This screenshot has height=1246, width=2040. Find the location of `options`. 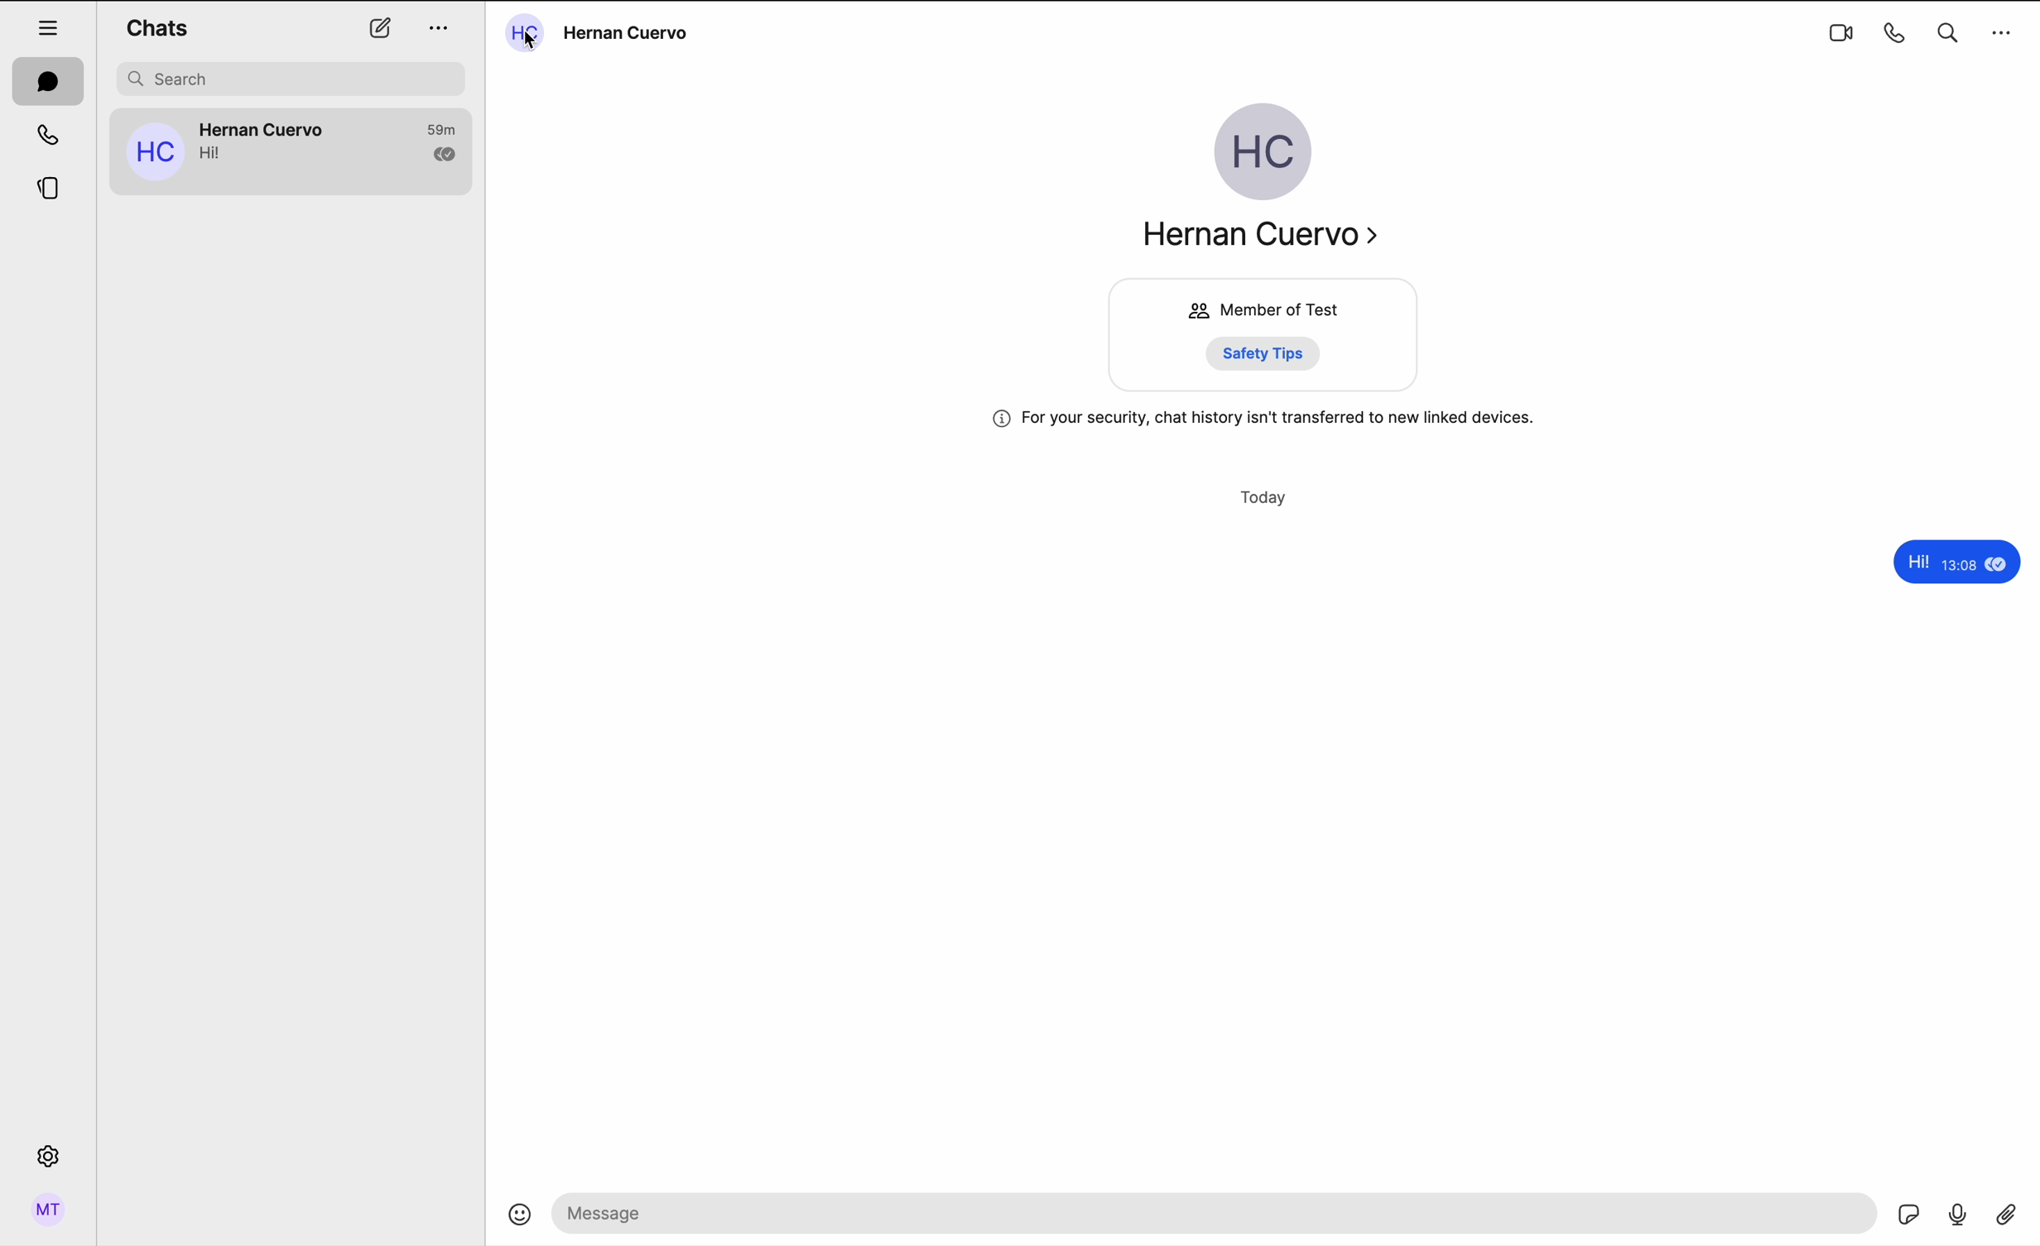

options is located at coordinates (437, 31).